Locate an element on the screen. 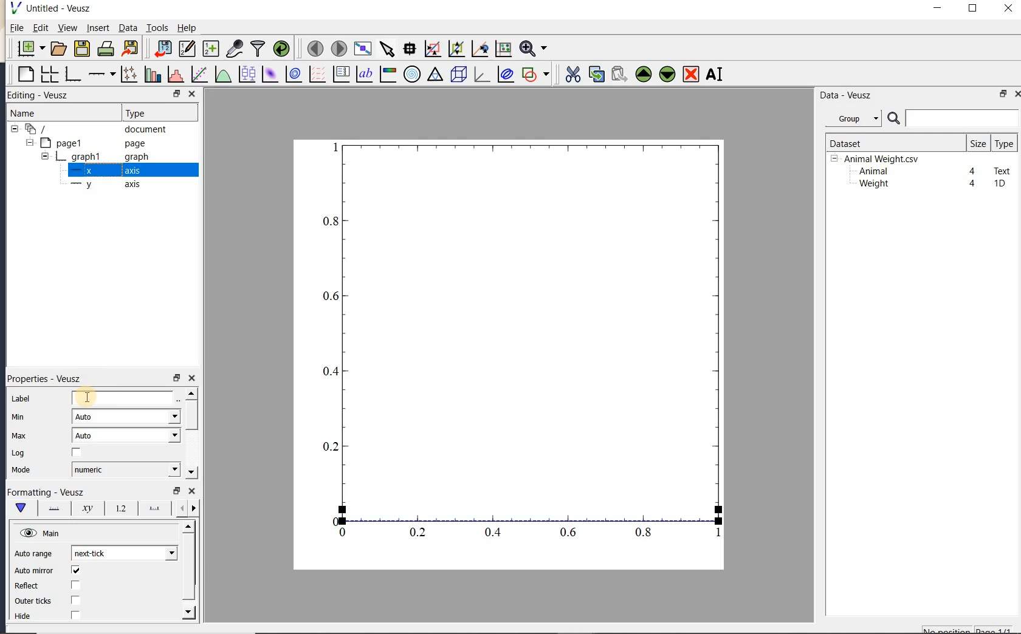 This screenshot has height=634, width=1021. plot bar charts is located at coordinates (153, 74).